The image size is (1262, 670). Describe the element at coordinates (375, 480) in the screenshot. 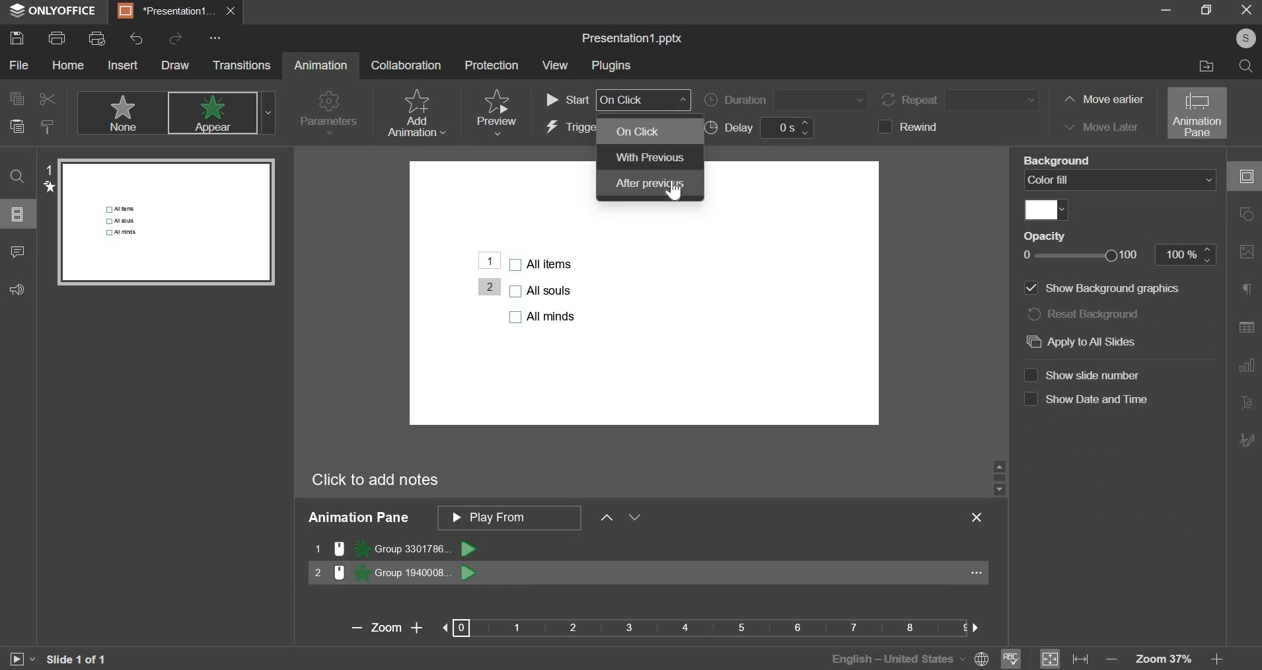

I see `click to add notes` at that location.